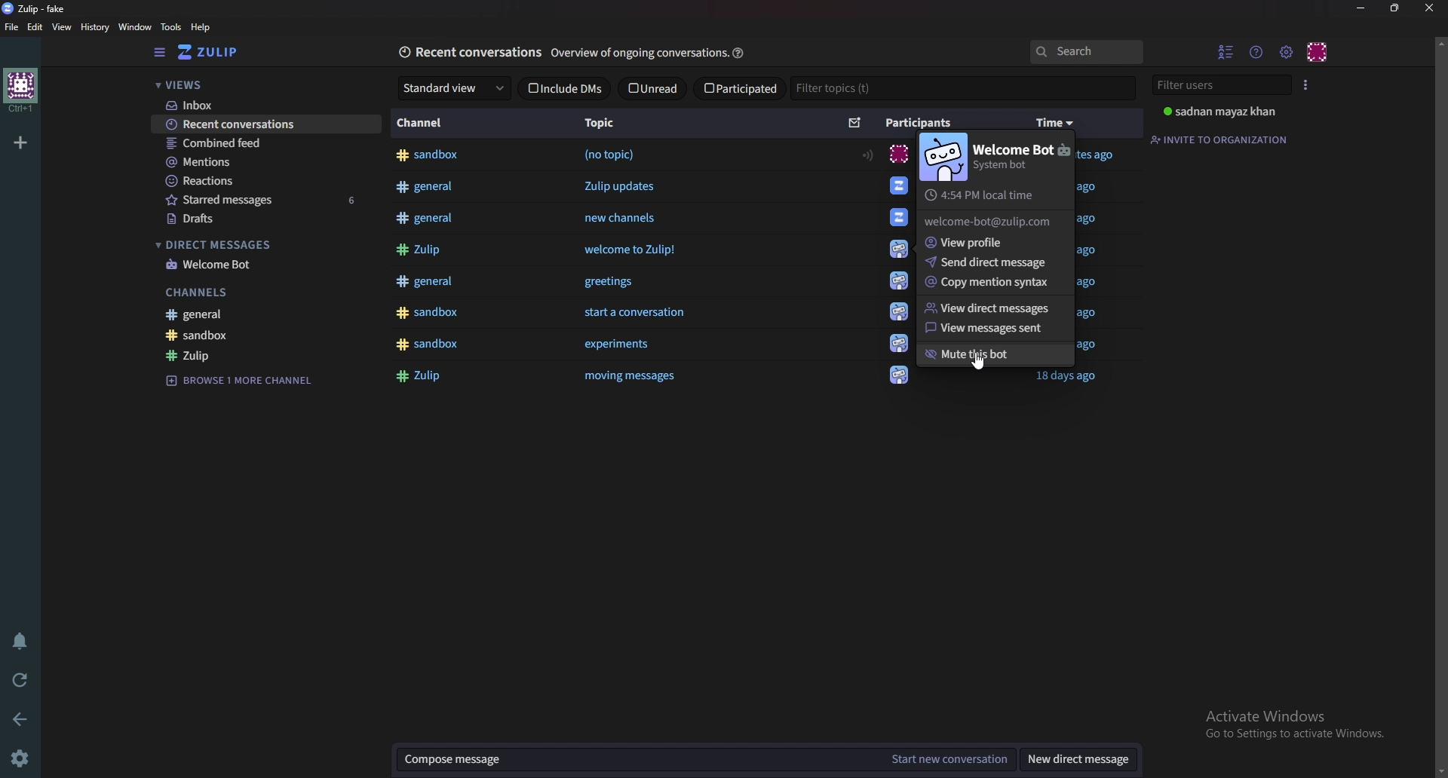 The image size is (1448, 778). I want to click on Welcome Bot., so click(893, 216).